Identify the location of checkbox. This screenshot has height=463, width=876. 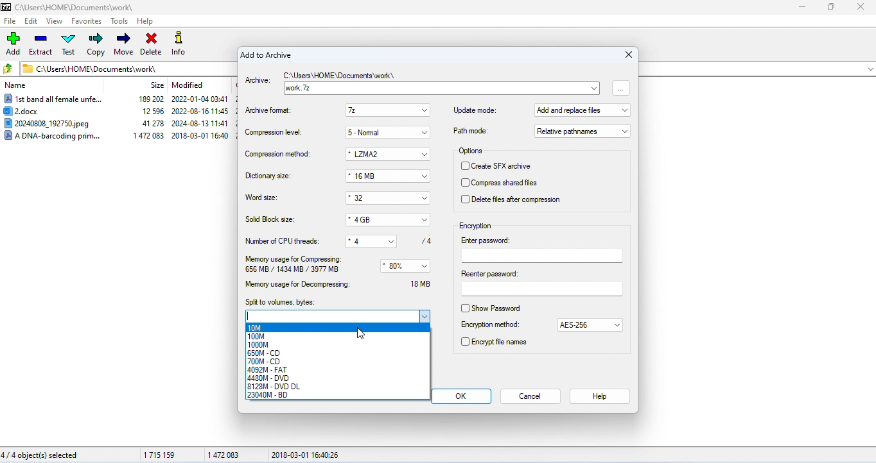
(464, 183).